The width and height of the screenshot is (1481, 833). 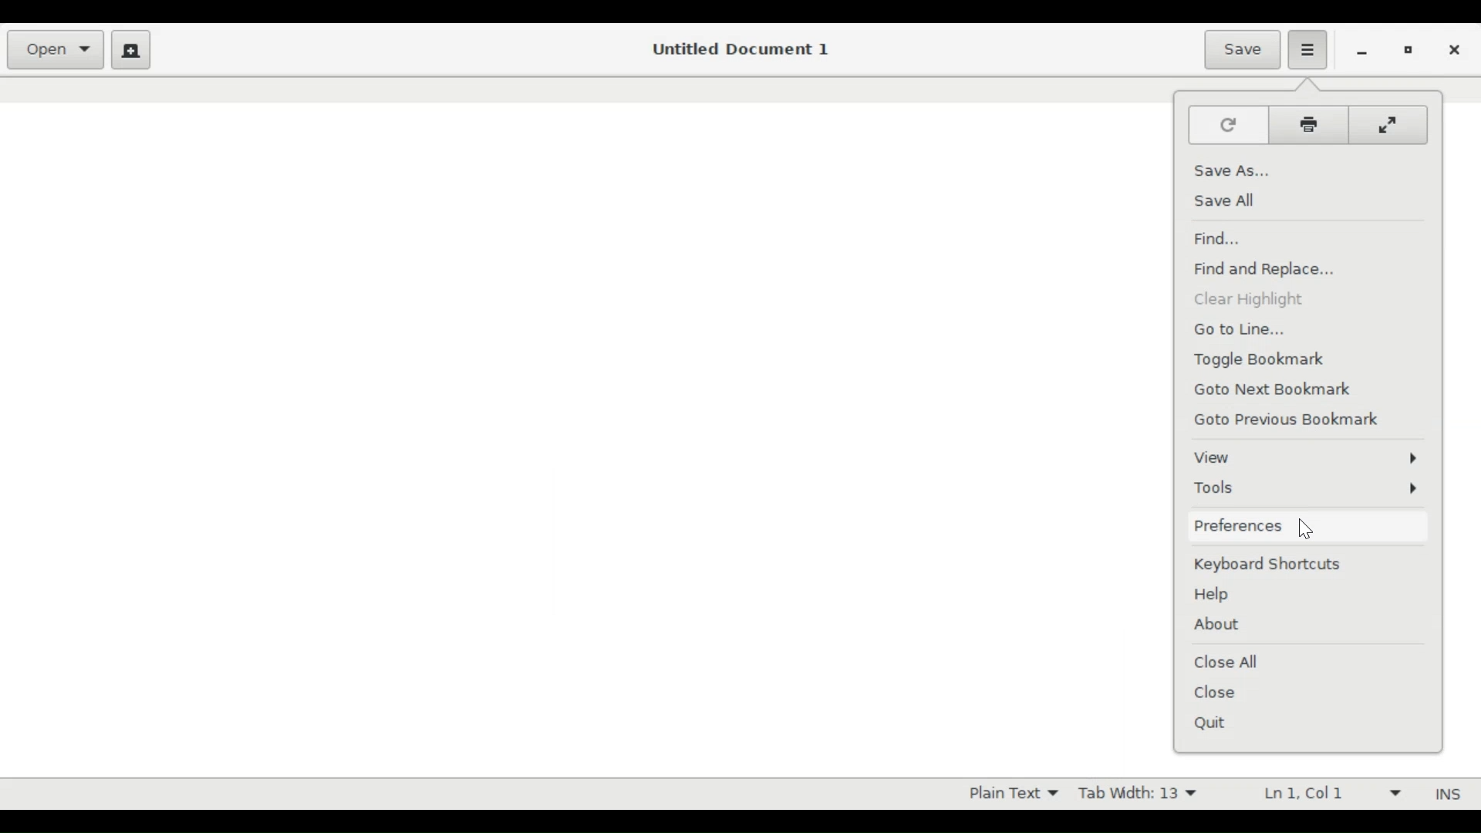 What do you see at coordinates (1311, 526) in the screenshot?
I see `Preferences` at bounding box center [1311, 526].